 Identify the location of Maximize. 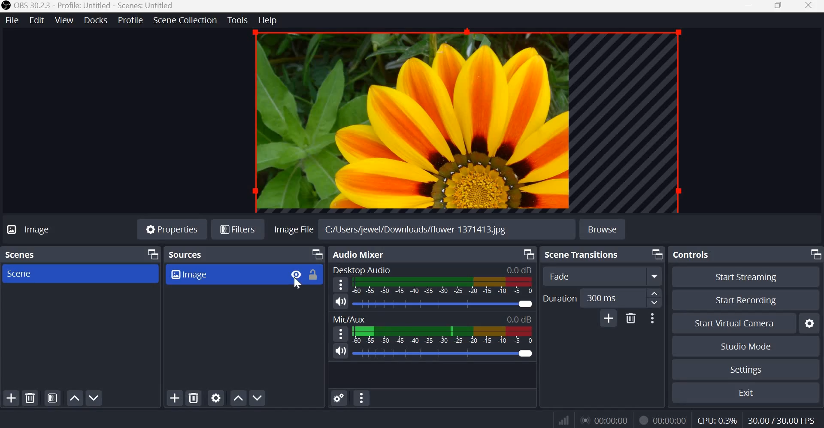
(780, 6).